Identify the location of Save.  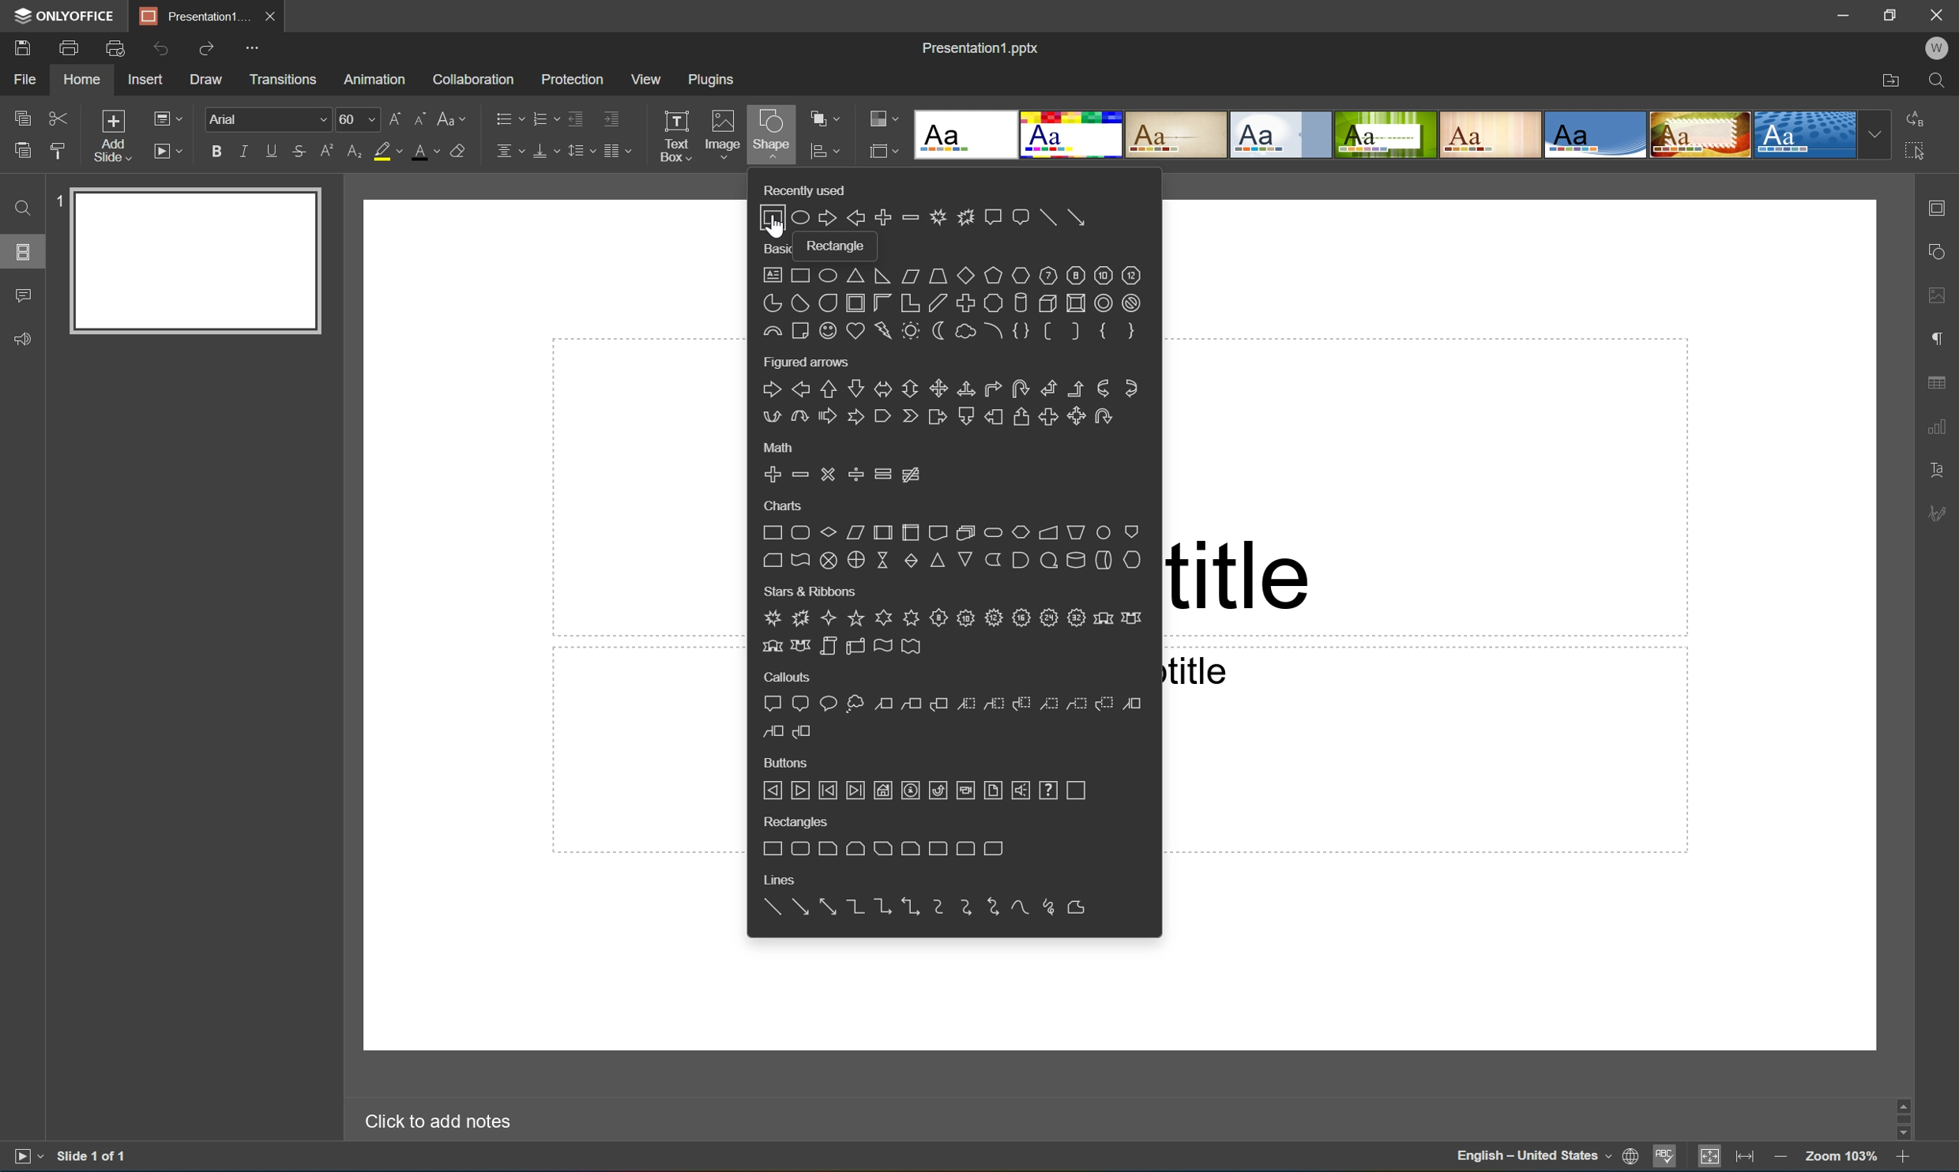
(26, 48).